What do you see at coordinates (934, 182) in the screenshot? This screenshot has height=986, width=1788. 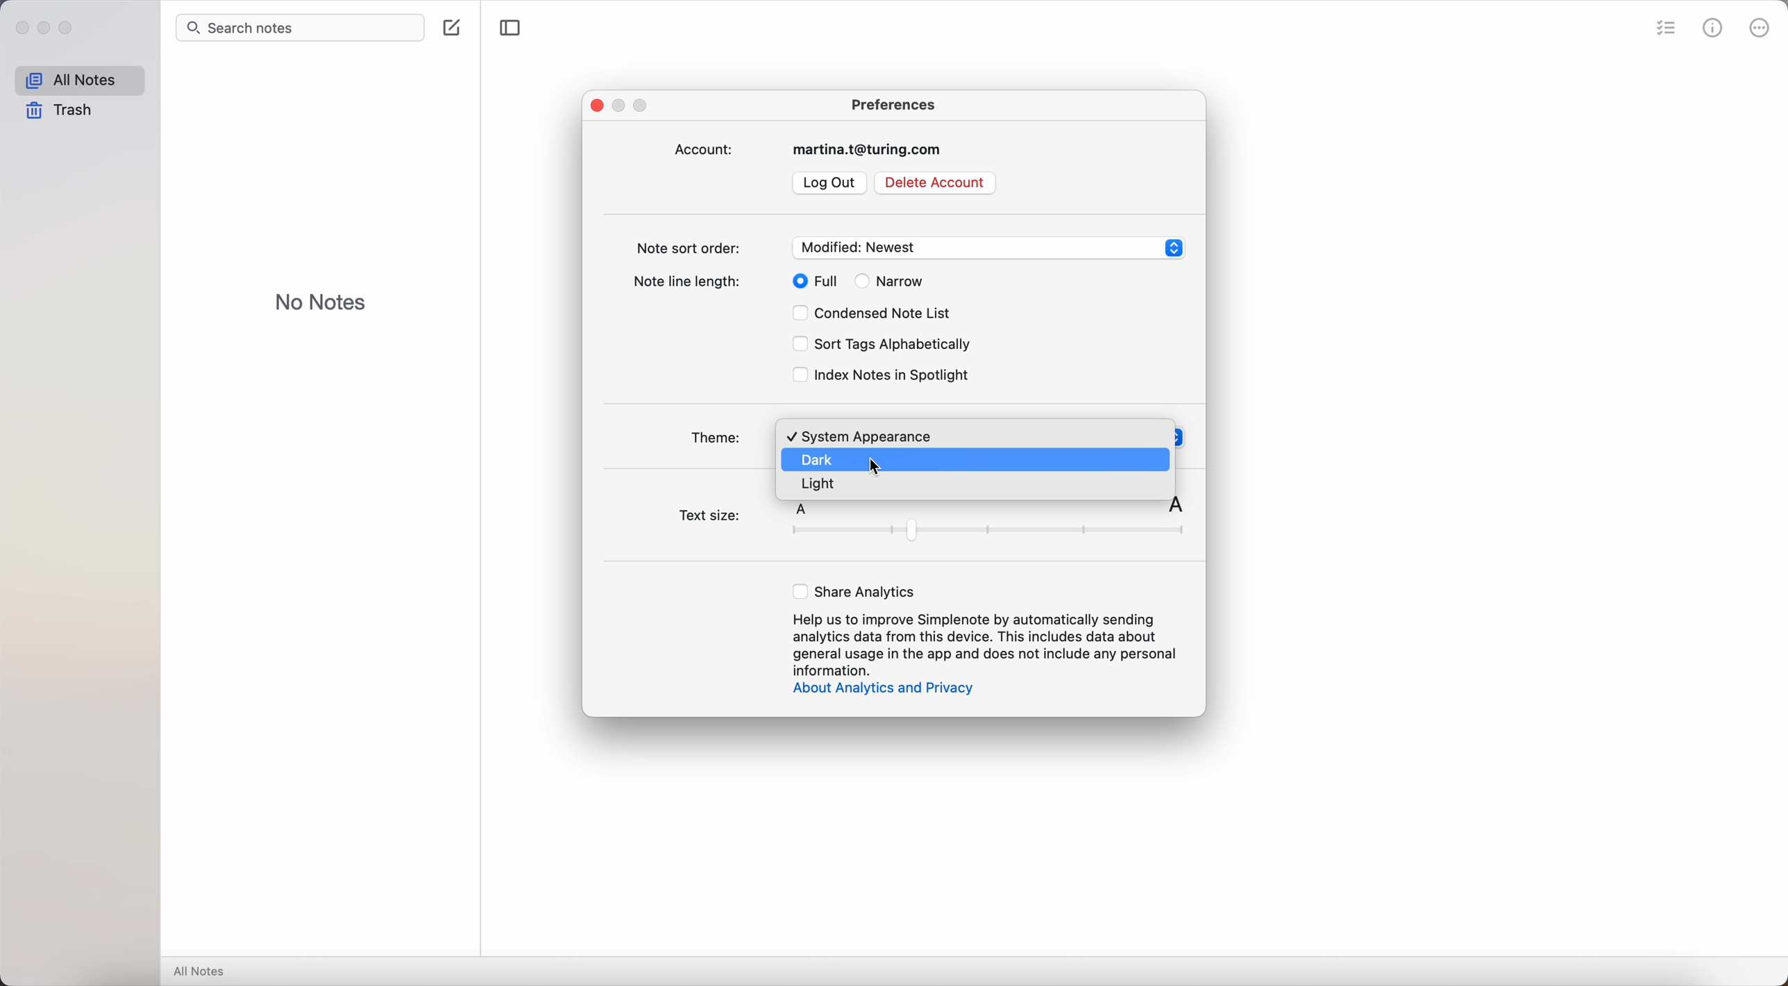 I see `delete account` at bounding box center [934, 182].